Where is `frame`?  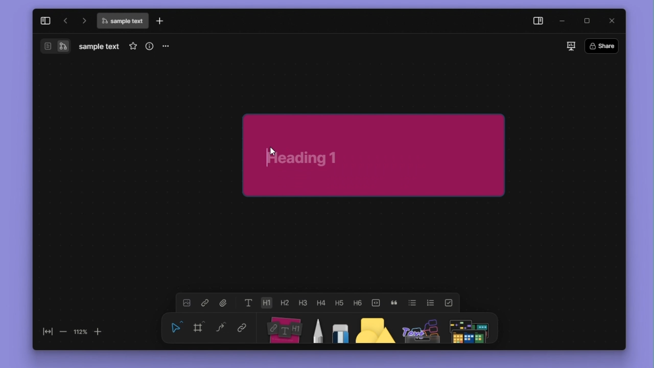 frame is located at coordinates (198, 327).